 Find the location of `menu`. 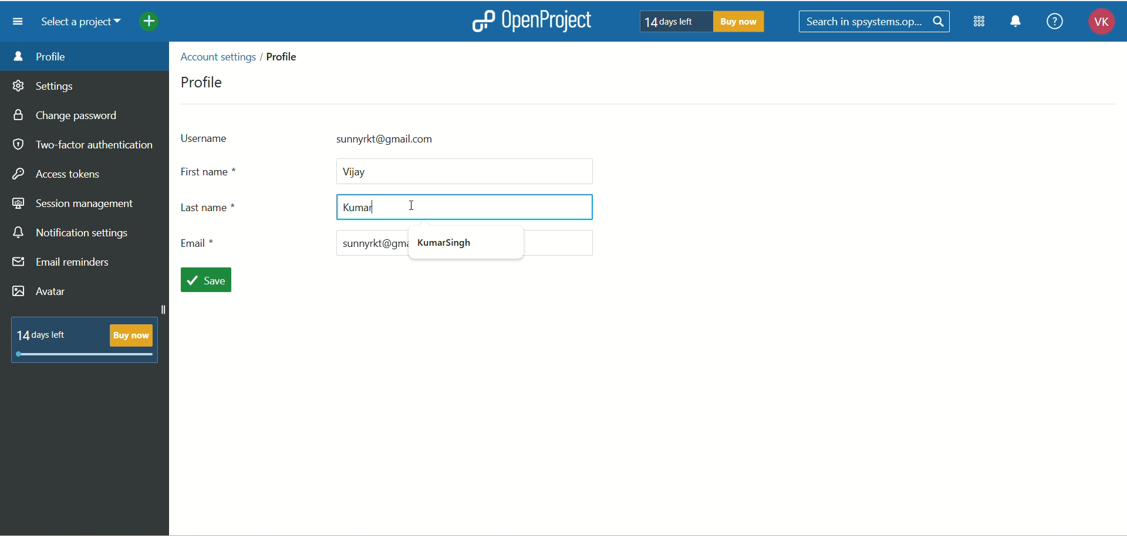

menu is located at coordinates (21, 22).